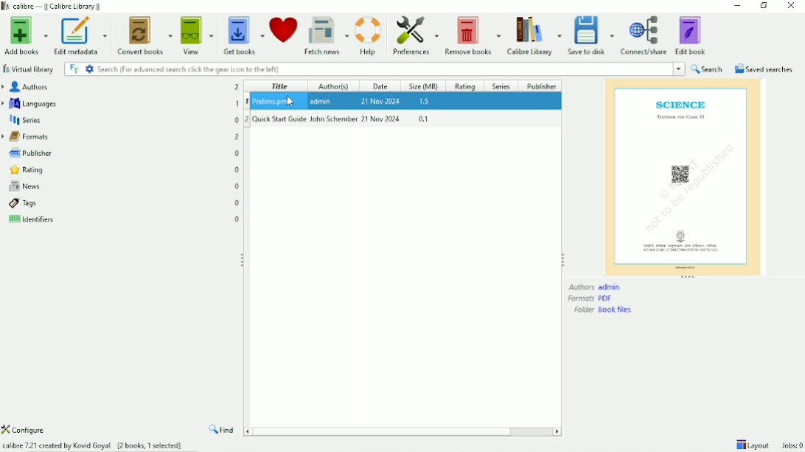  I want to click on View, so click(198, 35).